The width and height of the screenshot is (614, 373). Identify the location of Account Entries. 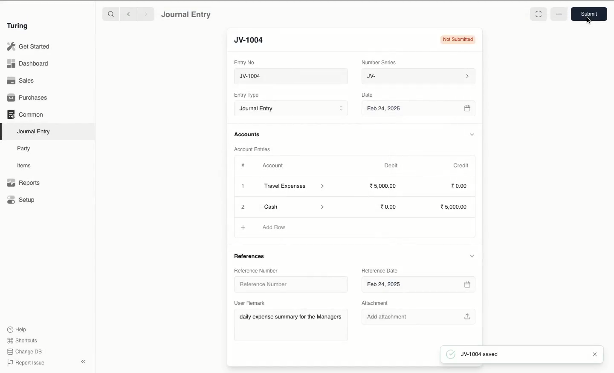
(254, 149).